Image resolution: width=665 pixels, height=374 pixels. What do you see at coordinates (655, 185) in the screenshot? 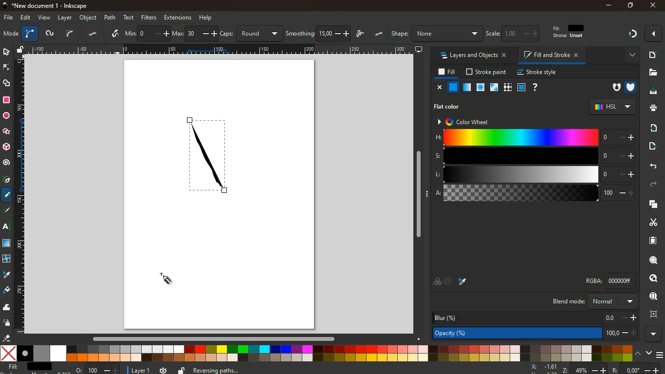
I see `forward` at bounding box center [655, 185].